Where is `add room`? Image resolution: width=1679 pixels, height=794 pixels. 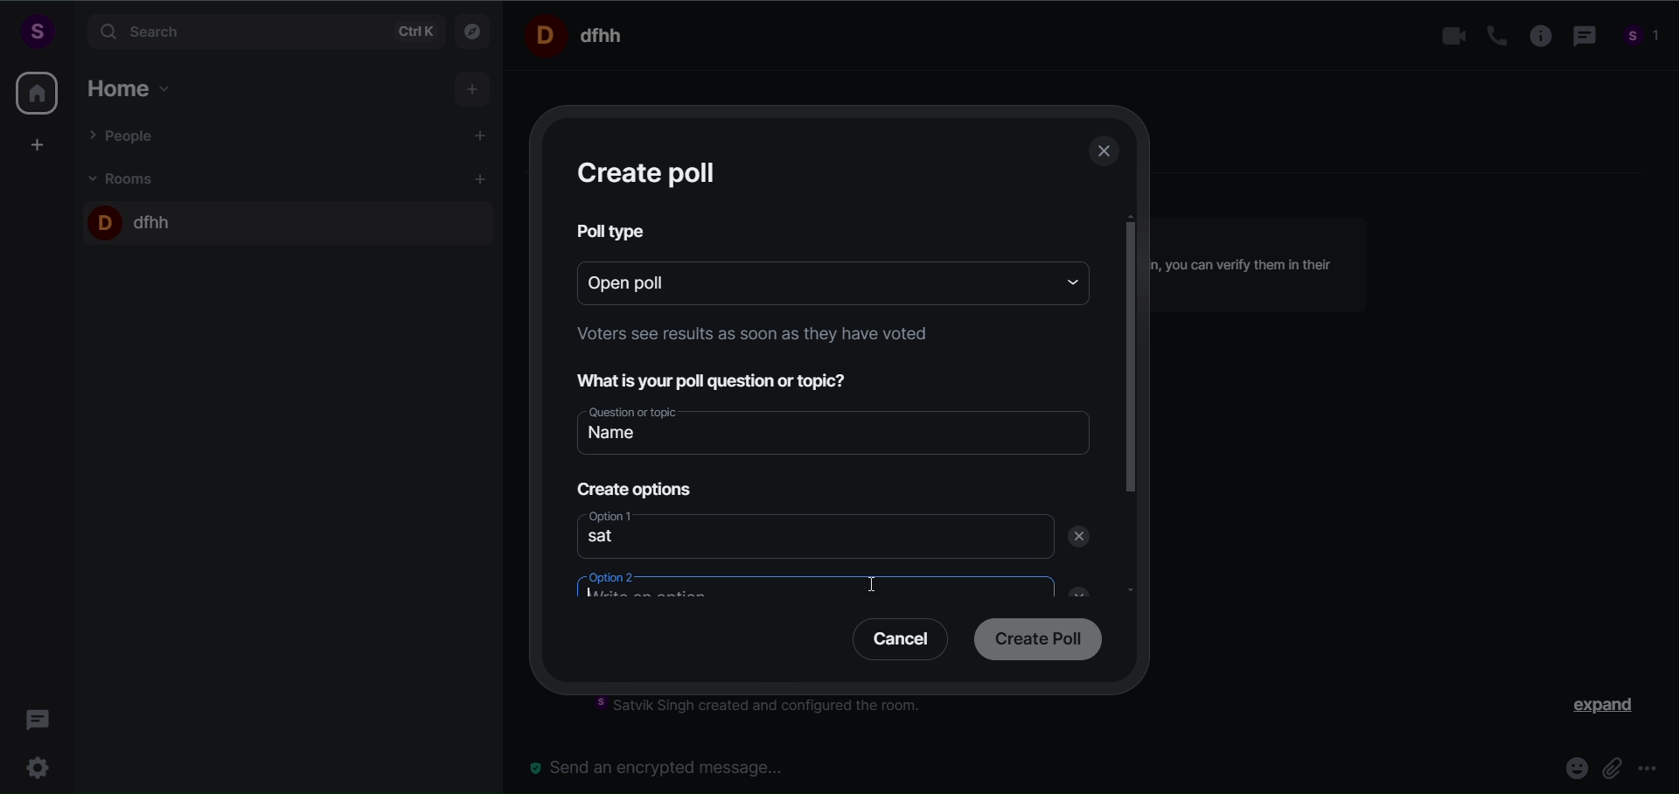 add room is located at coordinates (483, 179).